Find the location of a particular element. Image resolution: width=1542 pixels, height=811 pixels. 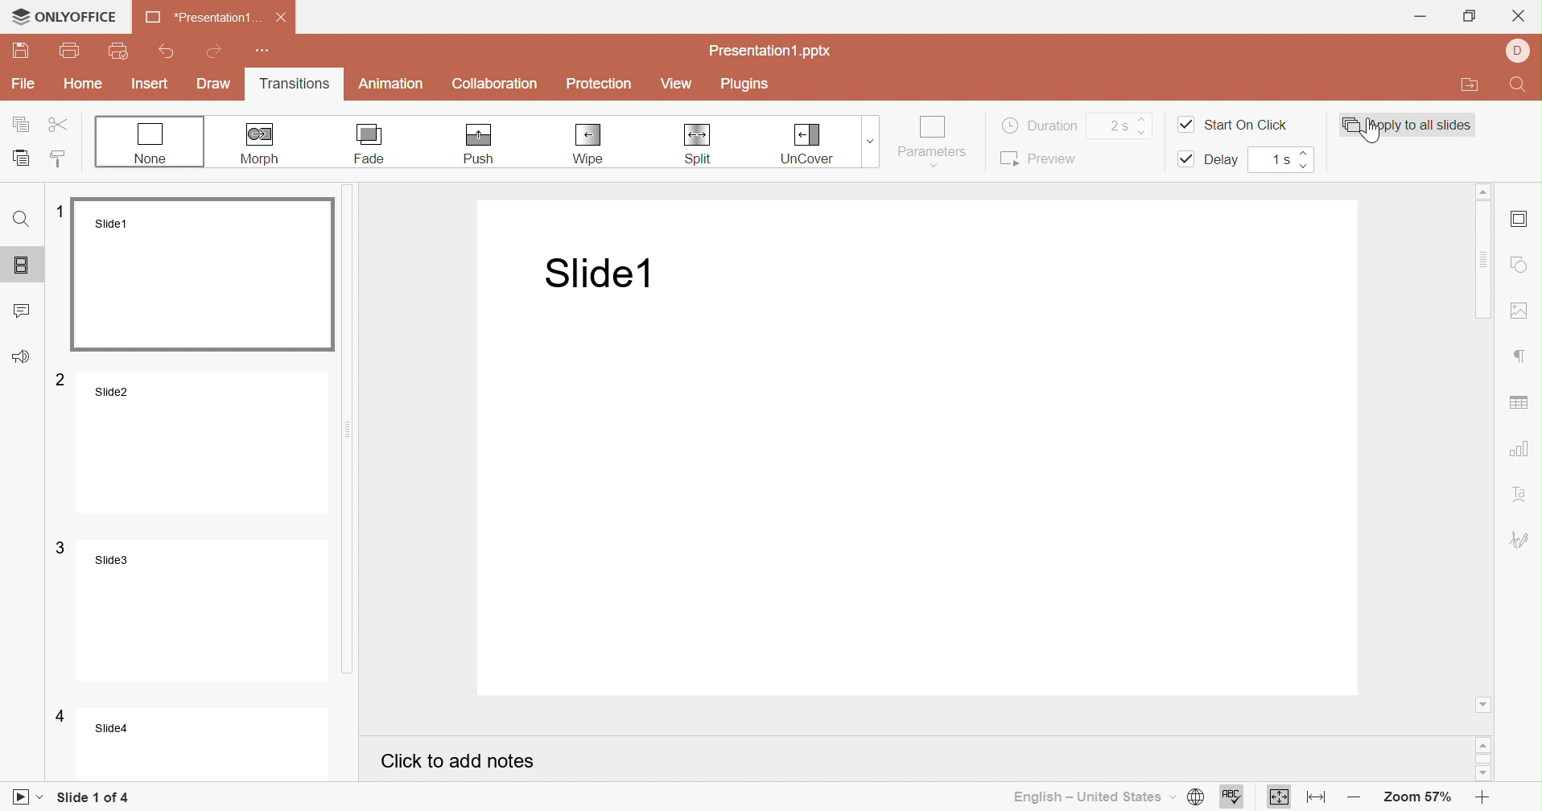

Undo is located at coordinates (165, 52).